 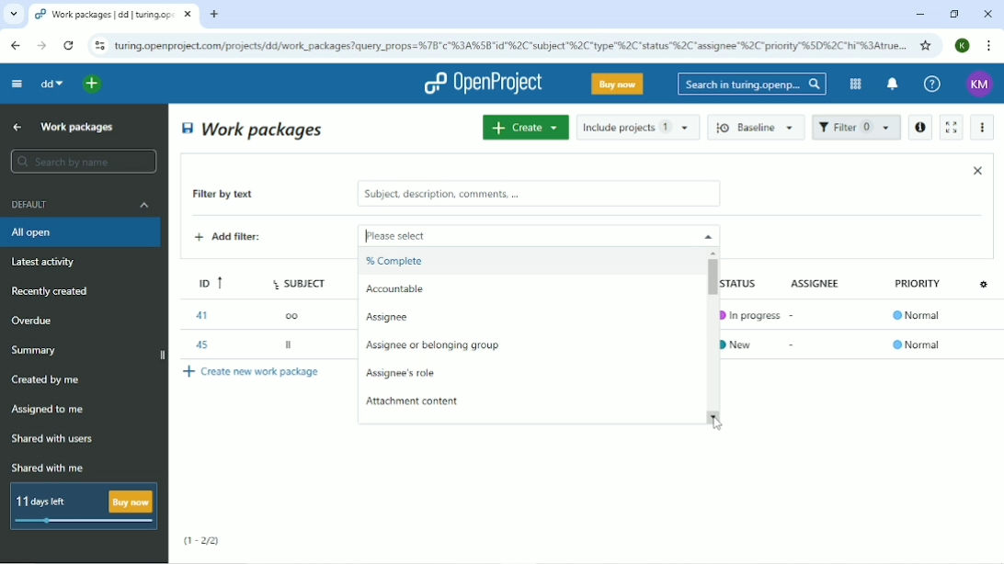 I want to click on Up, so click(x=15, y=128).